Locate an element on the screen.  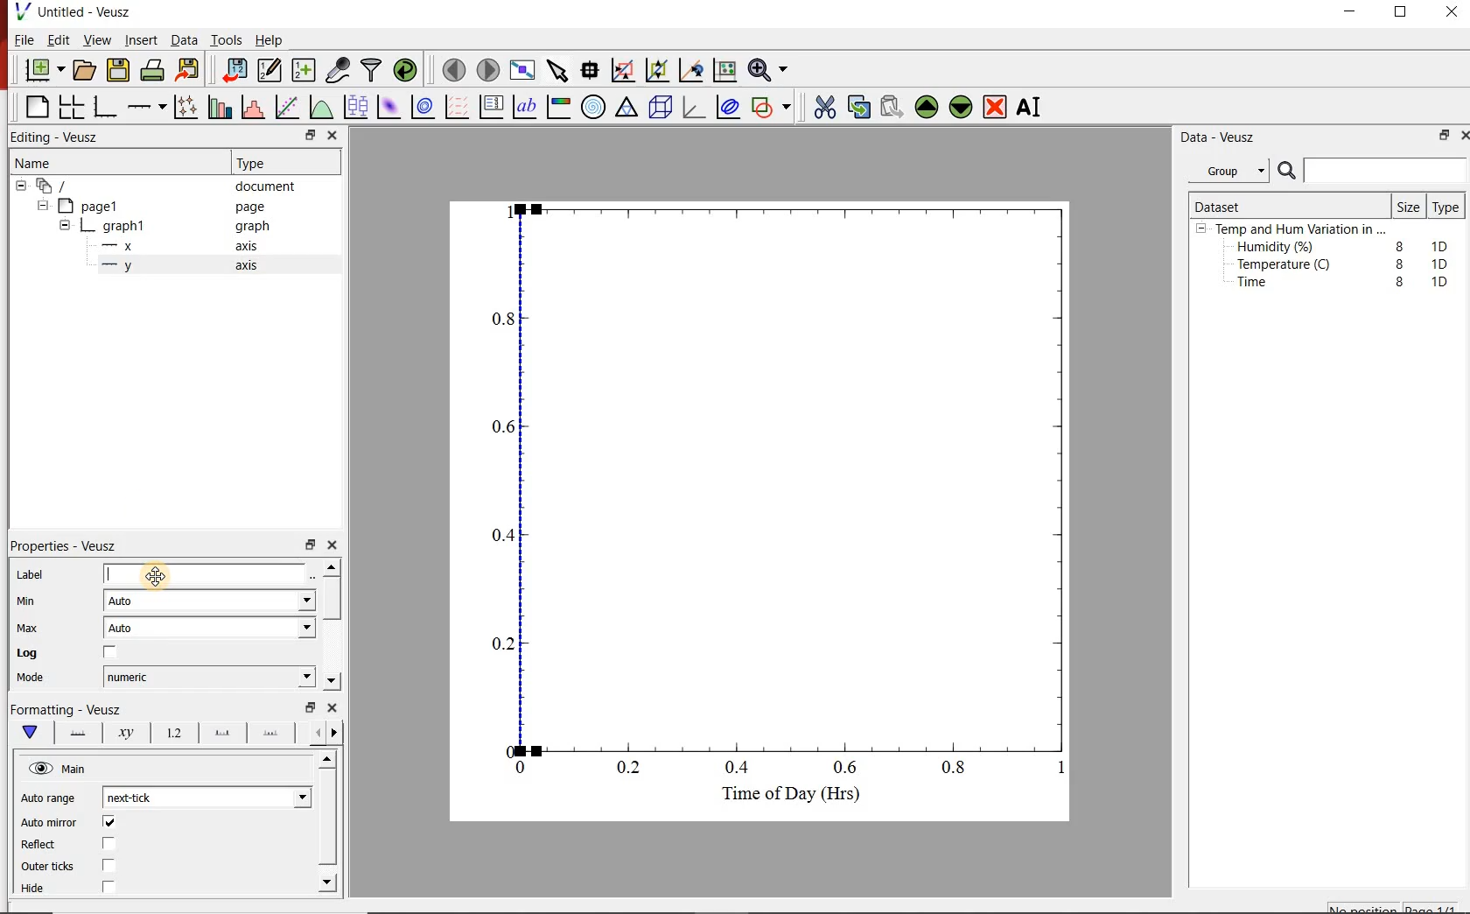
graph is located at coordinates (125, 225).